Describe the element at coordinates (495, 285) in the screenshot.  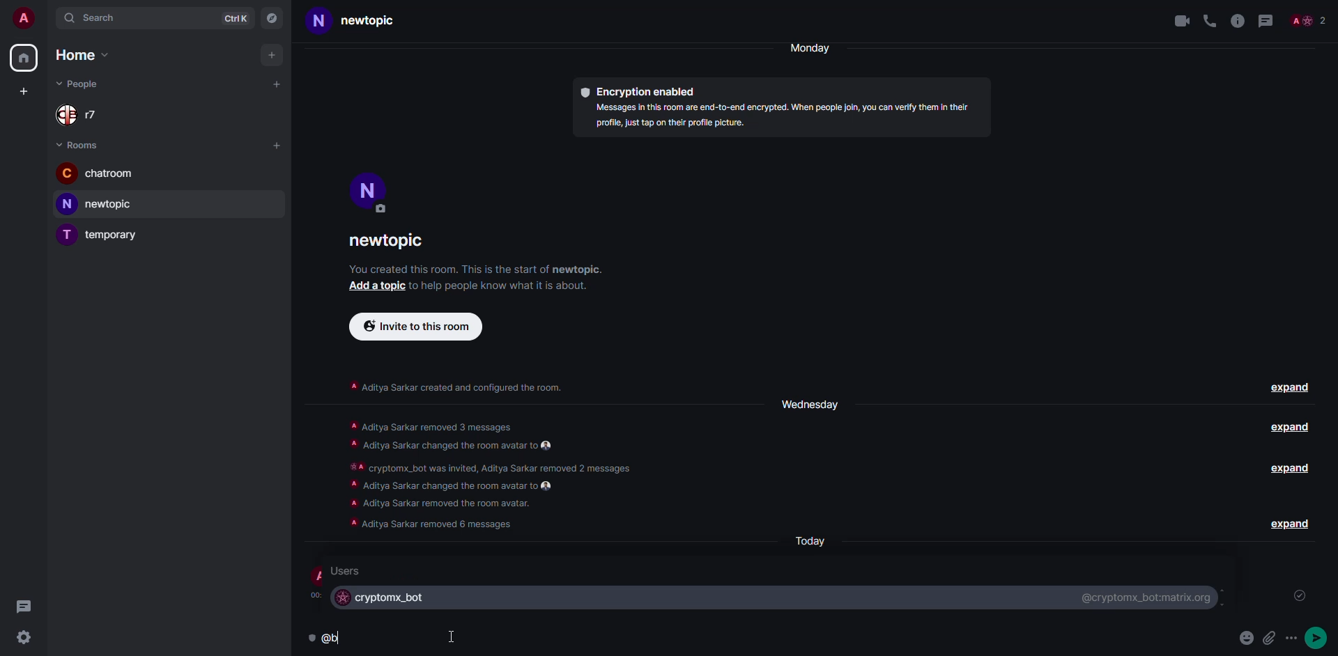
I see `info` at that location.